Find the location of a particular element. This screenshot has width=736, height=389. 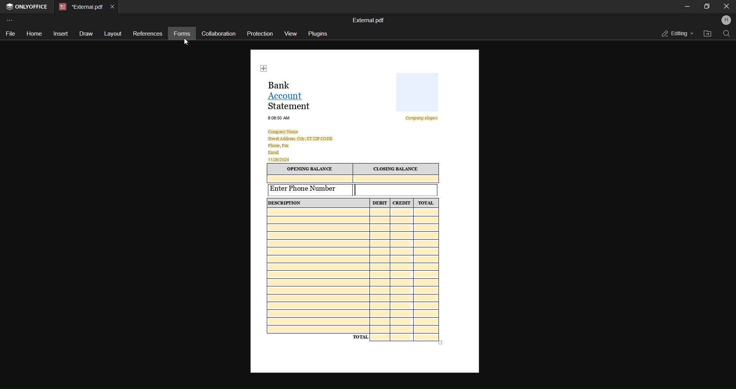

layout is located at coordinates (112, 33).